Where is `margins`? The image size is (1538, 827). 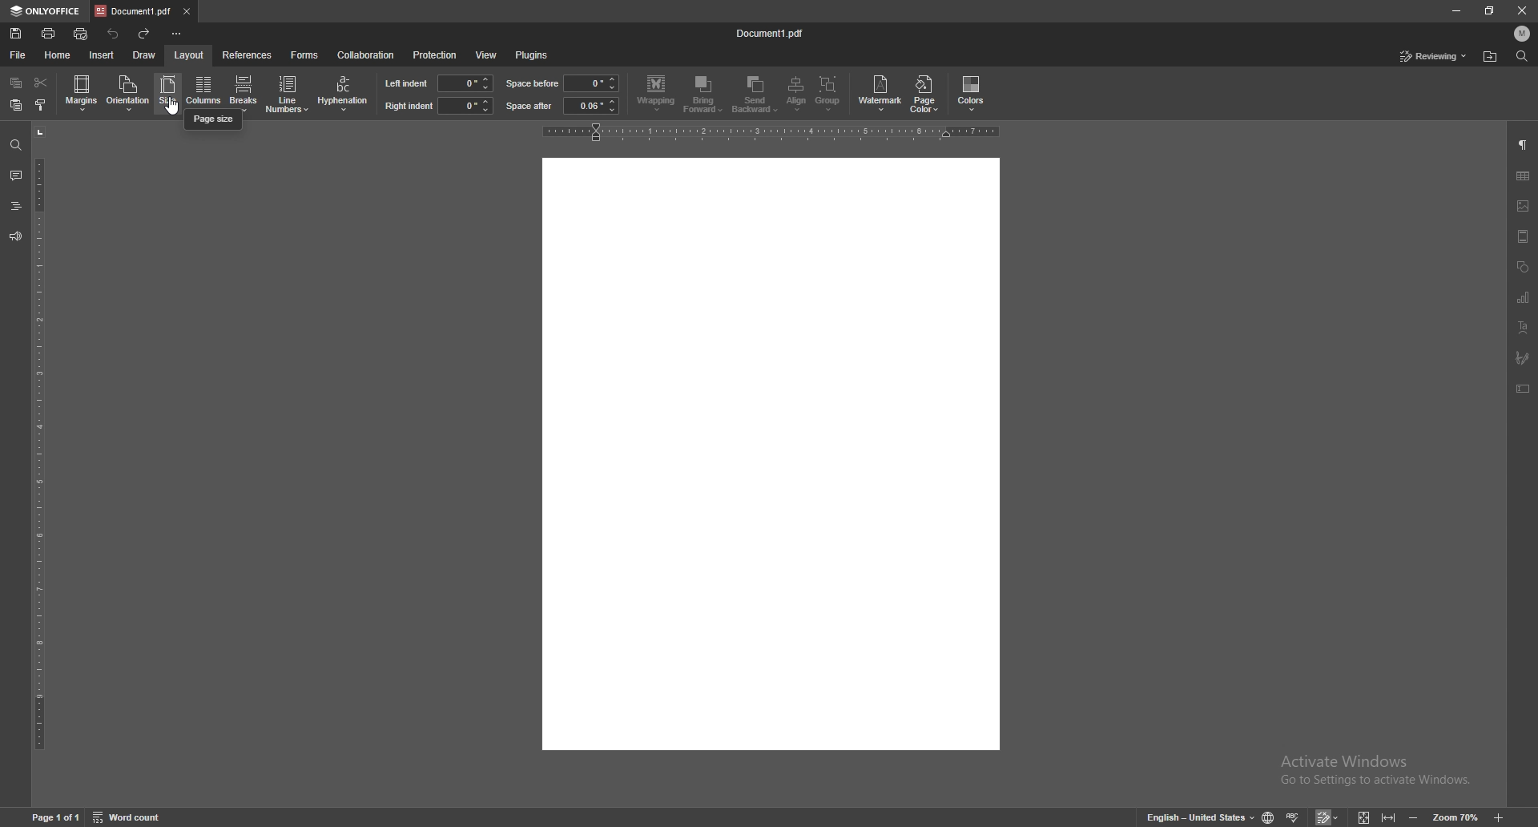 margins is located at coordinates (83, 92).